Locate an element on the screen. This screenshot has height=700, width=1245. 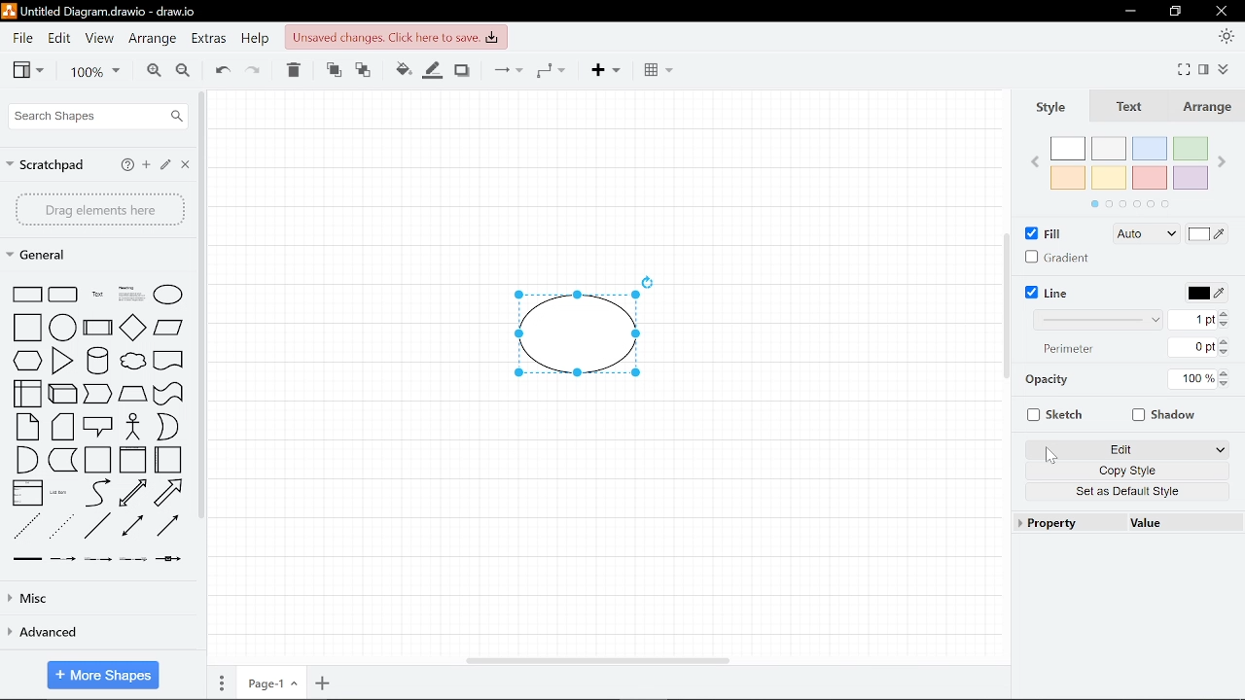
diamond is located at coordinates (132, 327).